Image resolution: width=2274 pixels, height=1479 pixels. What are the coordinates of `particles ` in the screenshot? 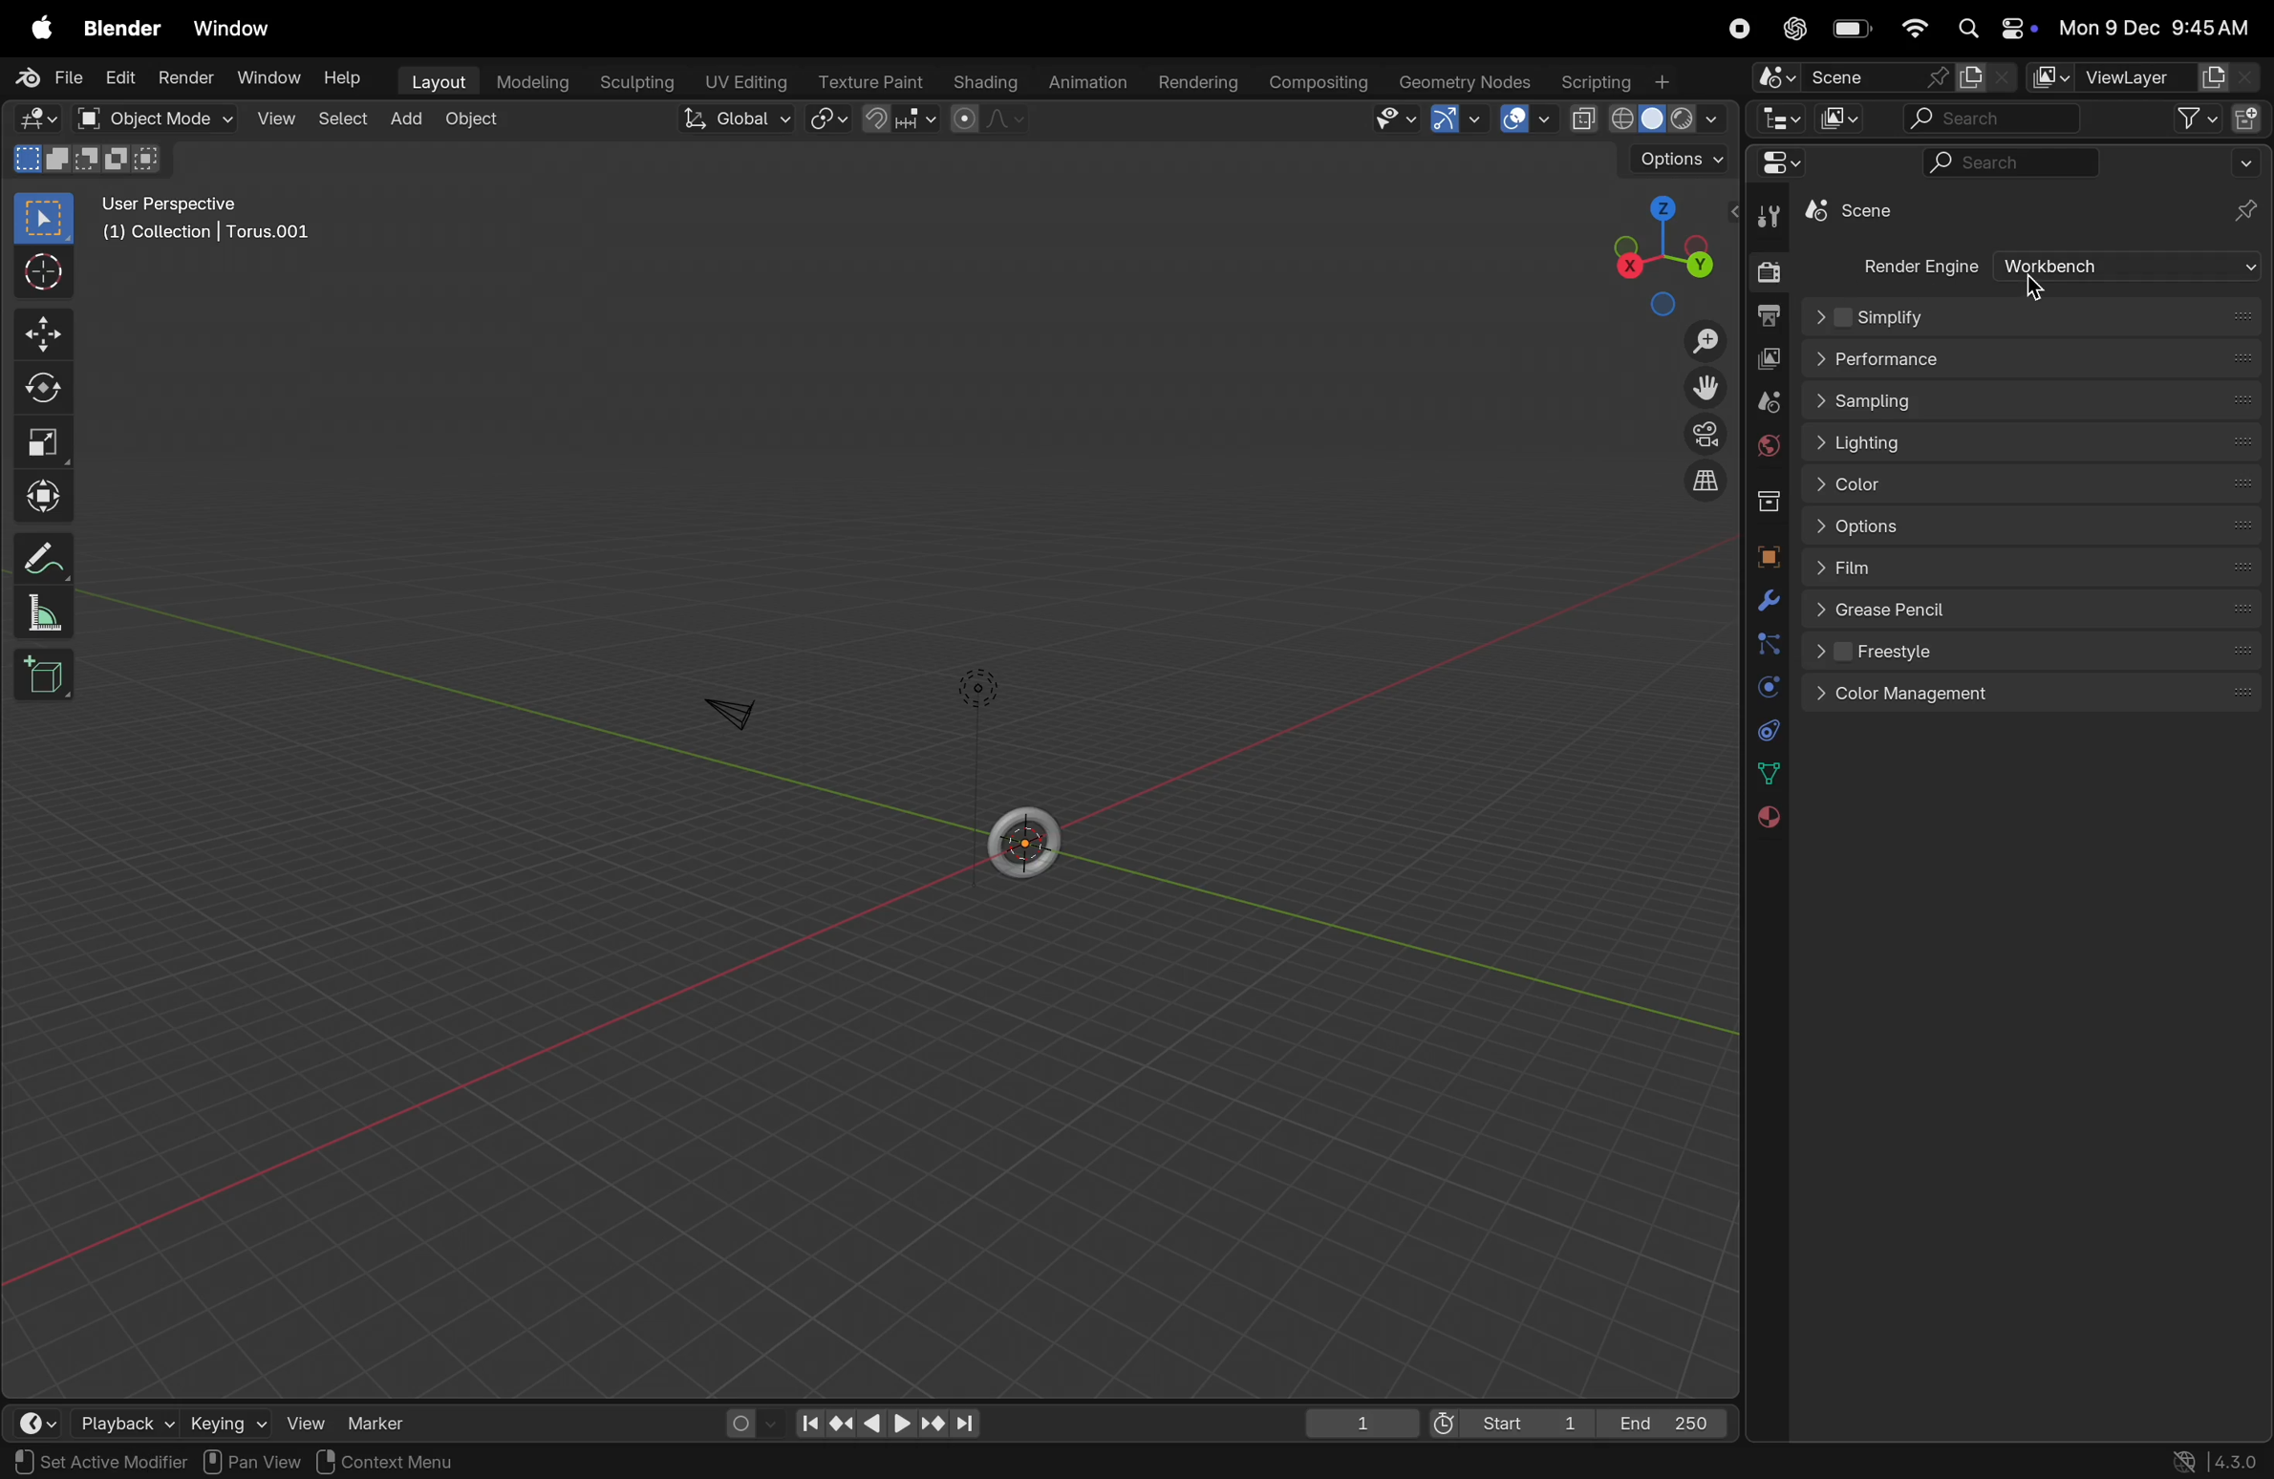 It's located at (1762, 646).